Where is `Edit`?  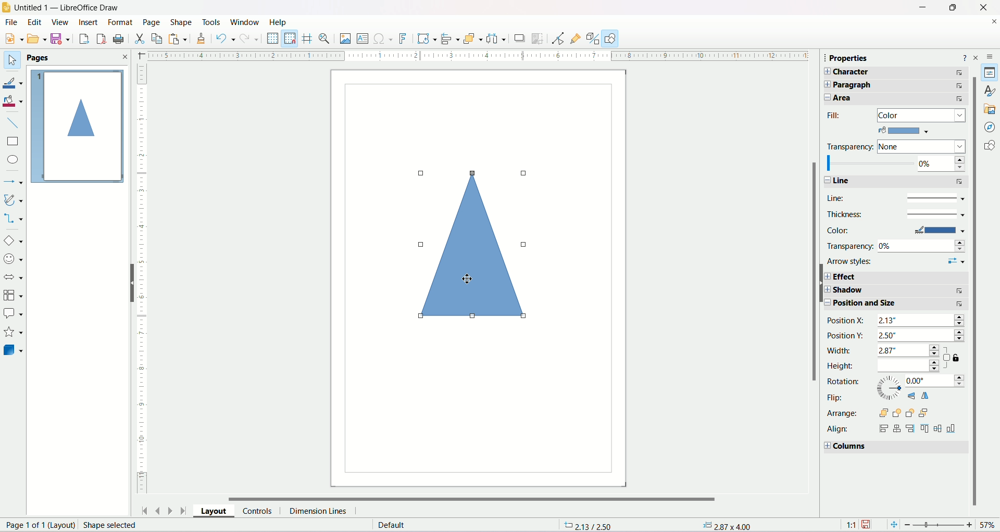 Edit is located at coordinates (33, 22).